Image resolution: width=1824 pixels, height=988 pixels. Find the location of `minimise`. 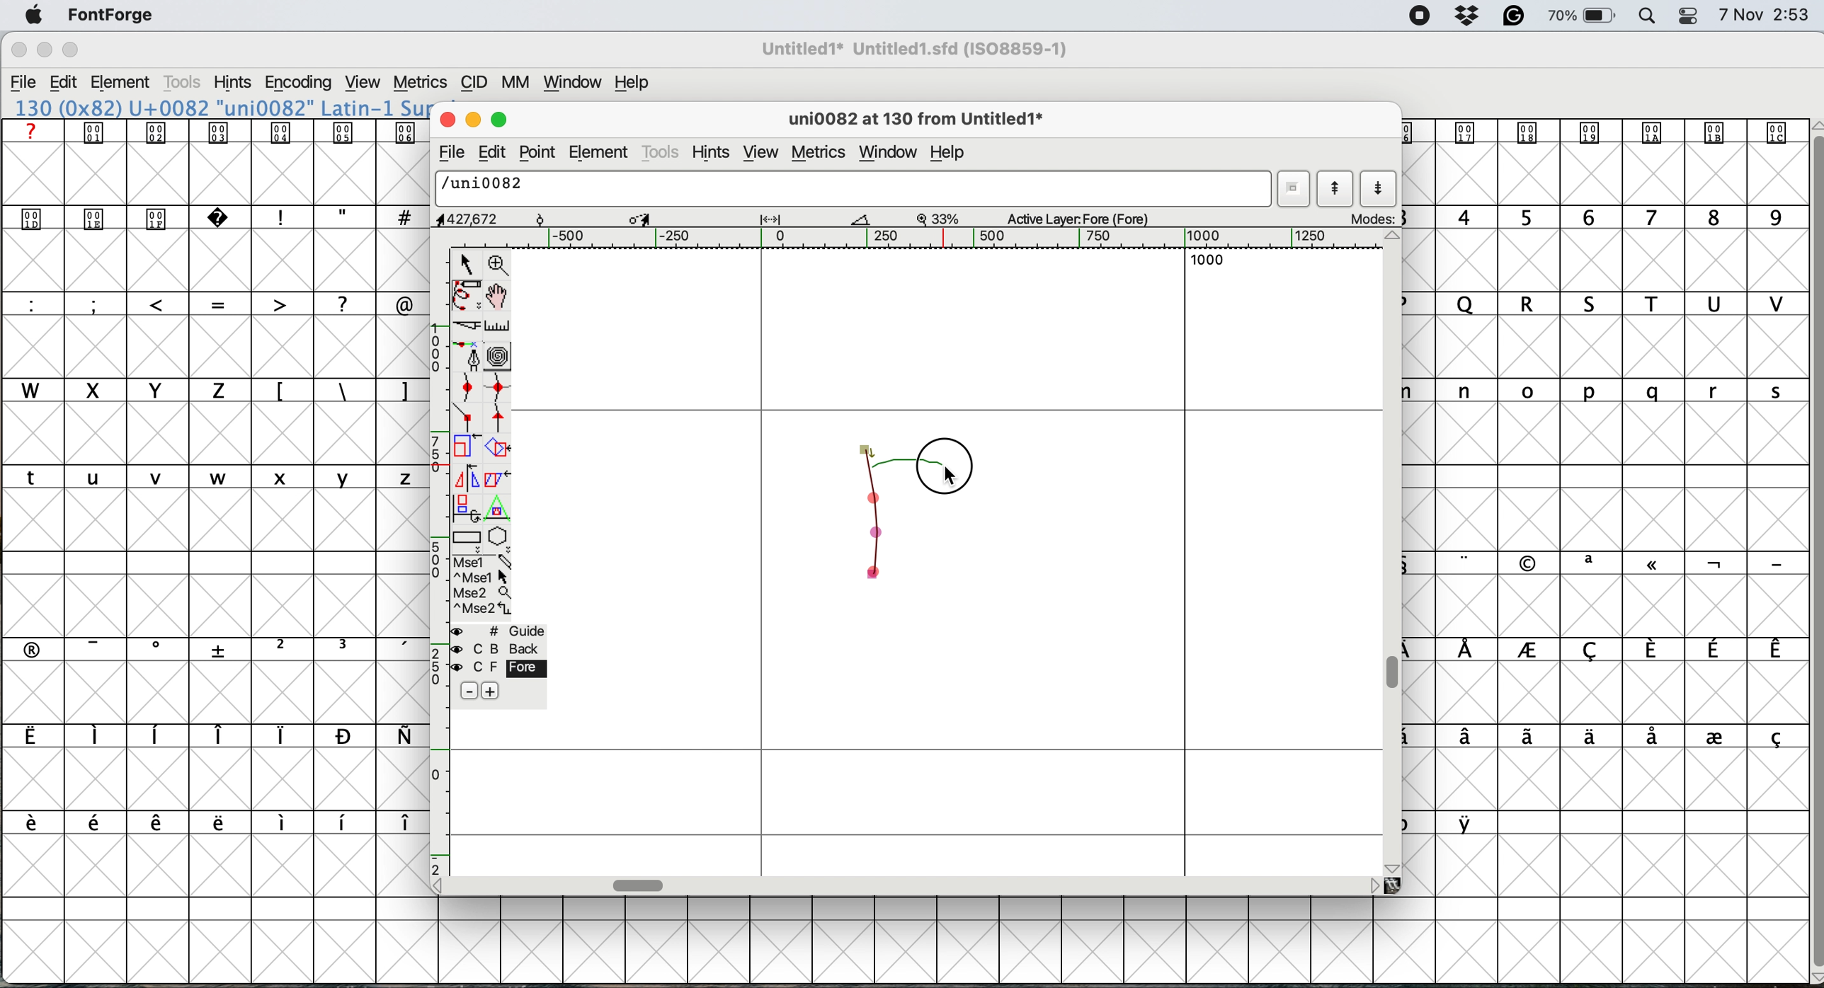

minimise is located at coordinates (40, 52).